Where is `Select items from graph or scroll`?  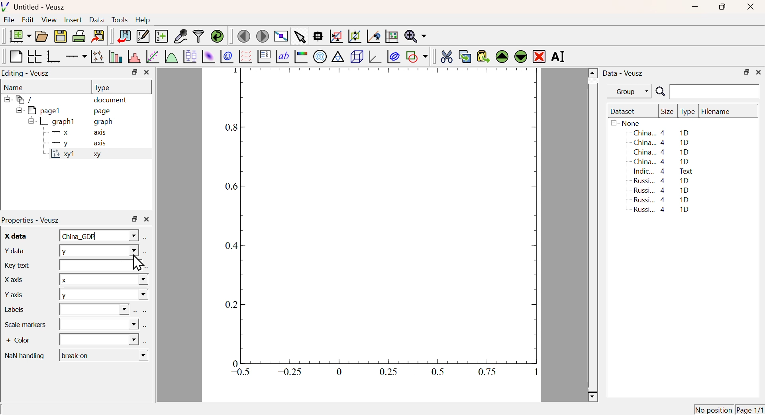 Select items from graph or scroll is located at coordinates (299, 38).